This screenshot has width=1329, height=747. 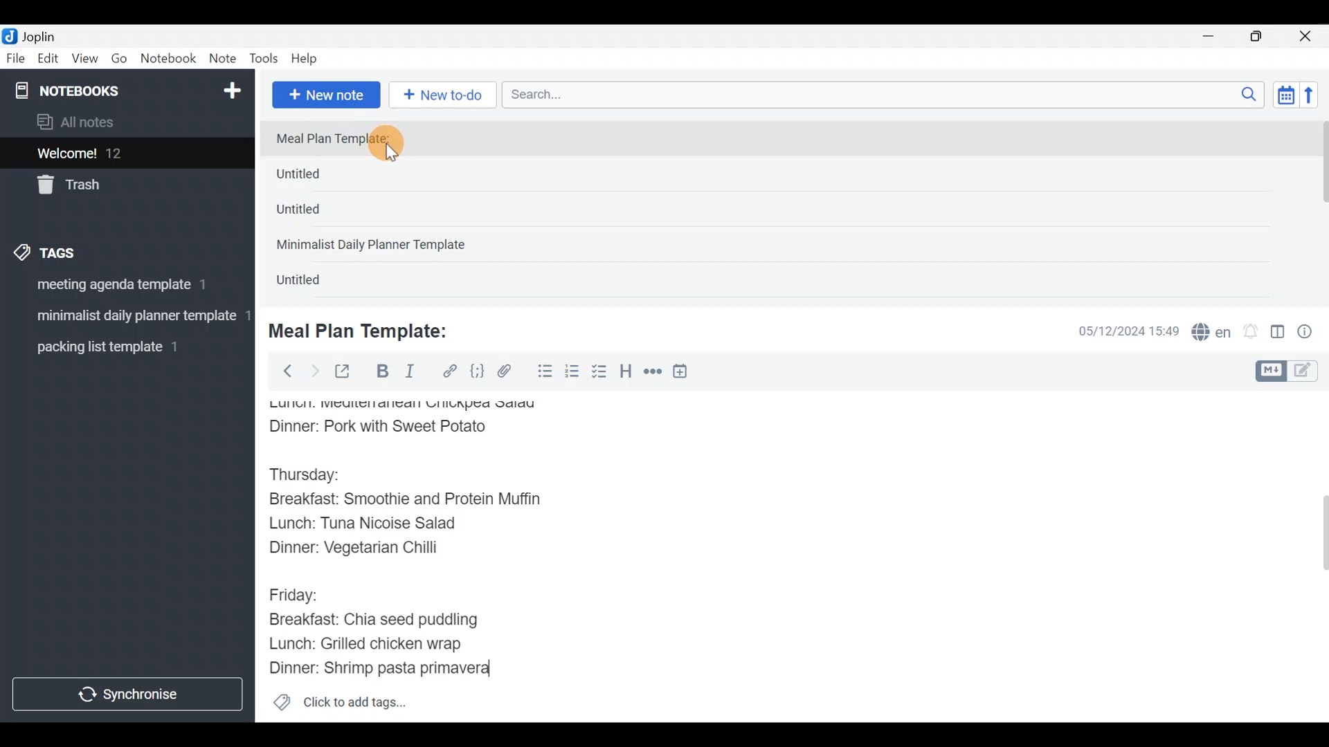 I want to click on Checkbox, so click(x=601, y=373).